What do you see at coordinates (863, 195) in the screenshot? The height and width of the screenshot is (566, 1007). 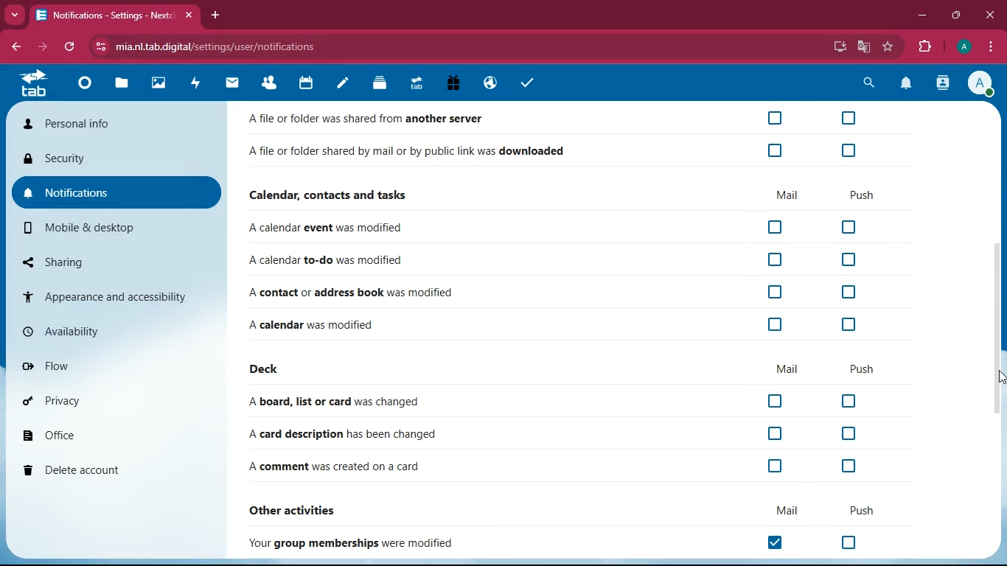 I see `push` at bounding box center [863, 195].